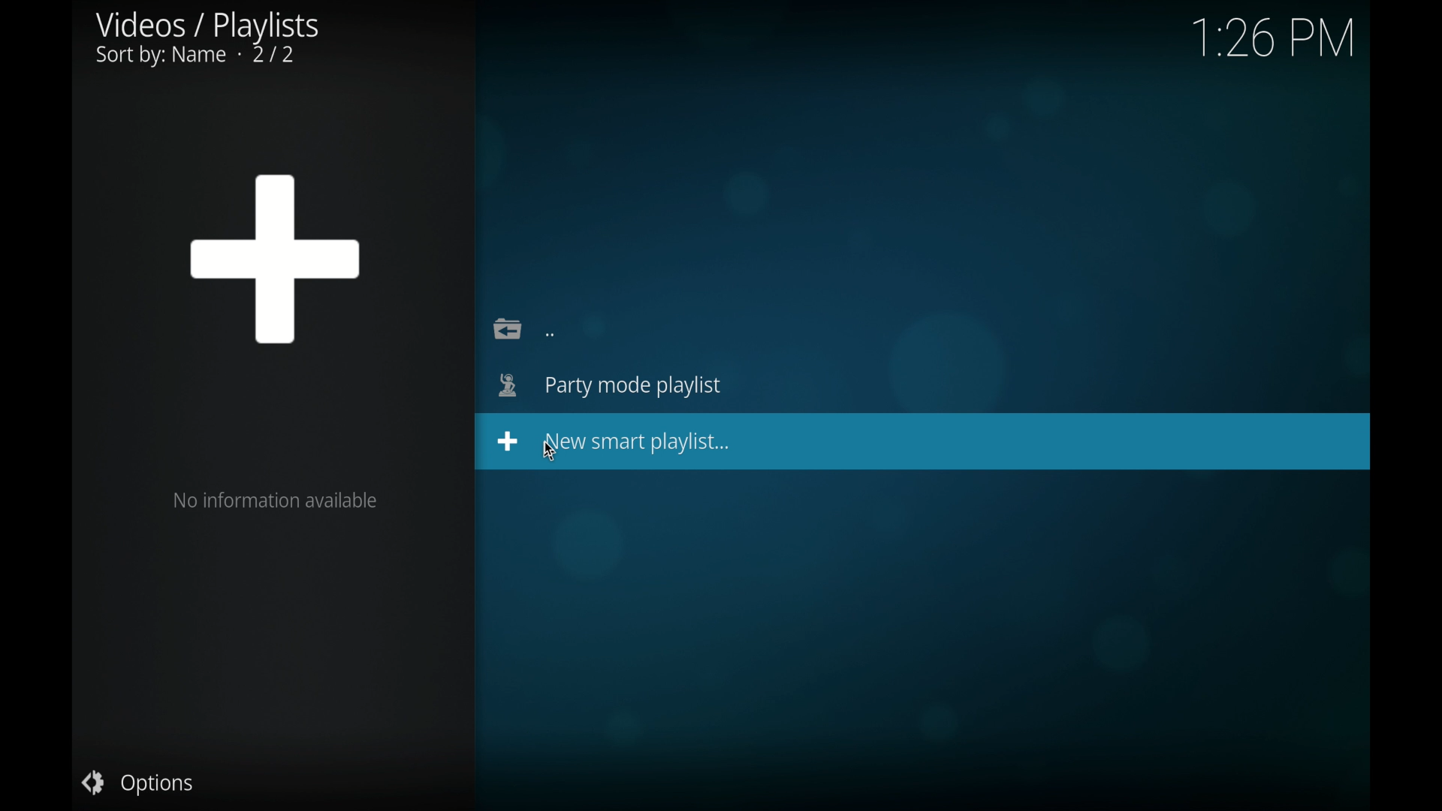  Describe the element at coordinates (137, 782) in the screenshot. I see `options` at that location.